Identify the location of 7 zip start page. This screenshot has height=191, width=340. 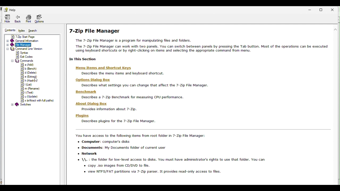
(28, 36).